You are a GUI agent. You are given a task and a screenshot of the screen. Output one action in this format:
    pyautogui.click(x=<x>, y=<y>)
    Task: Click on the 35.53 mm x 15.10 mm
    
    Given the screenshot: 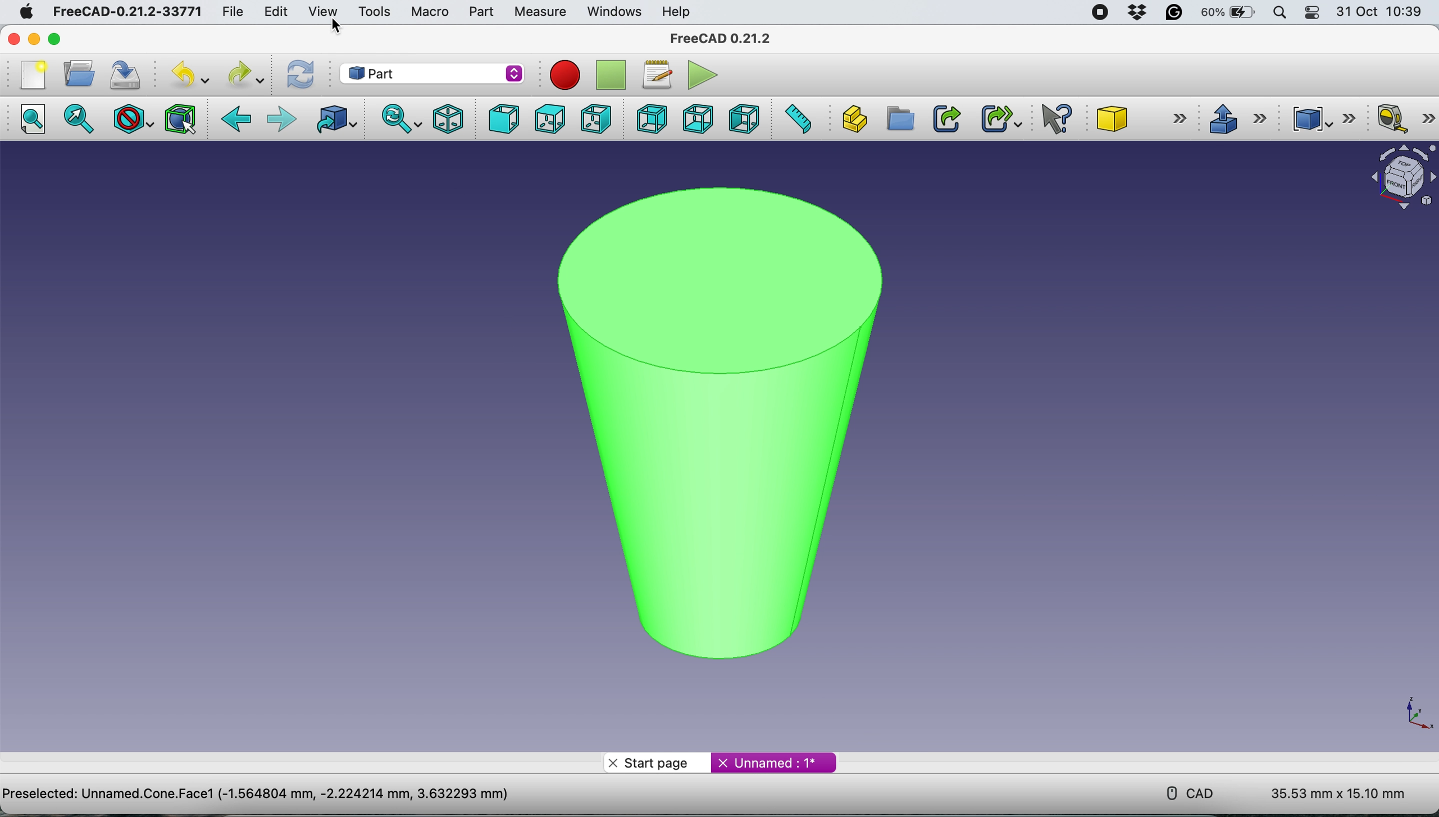 What is the action you would take?
    pyautogui.click(x=1338, y=795)
    